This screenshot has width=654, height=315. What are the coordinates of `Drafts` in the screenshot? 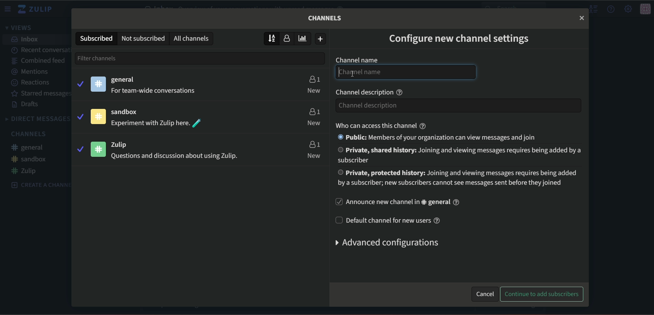 It's located at (27, 105).